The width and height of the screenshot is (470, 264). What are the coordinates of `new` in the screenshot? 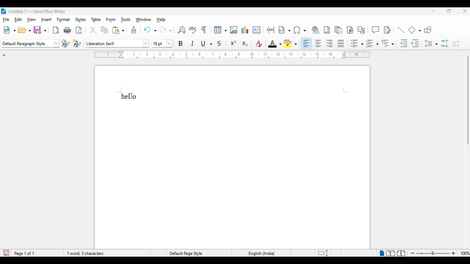 It's located at (9, 30).